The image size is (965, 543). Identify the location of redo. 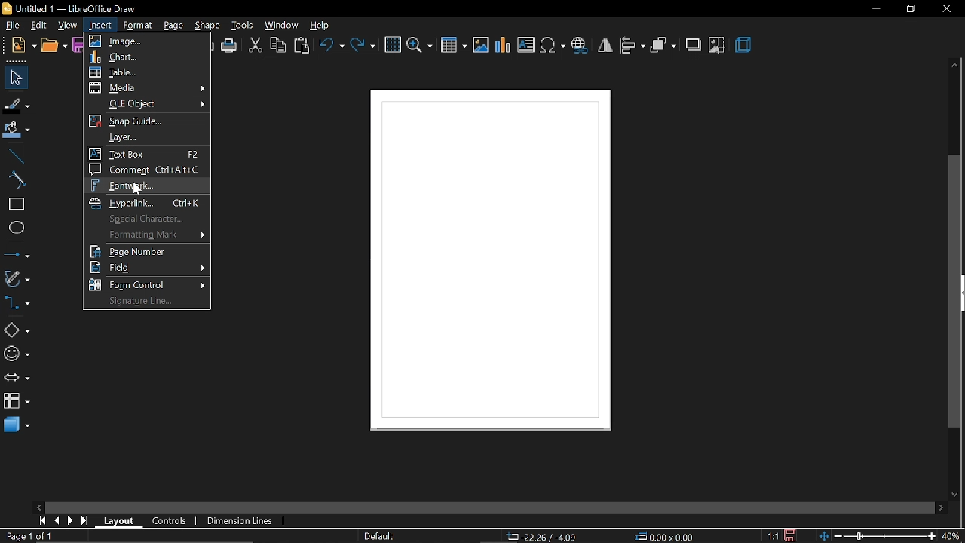
(363, 47).